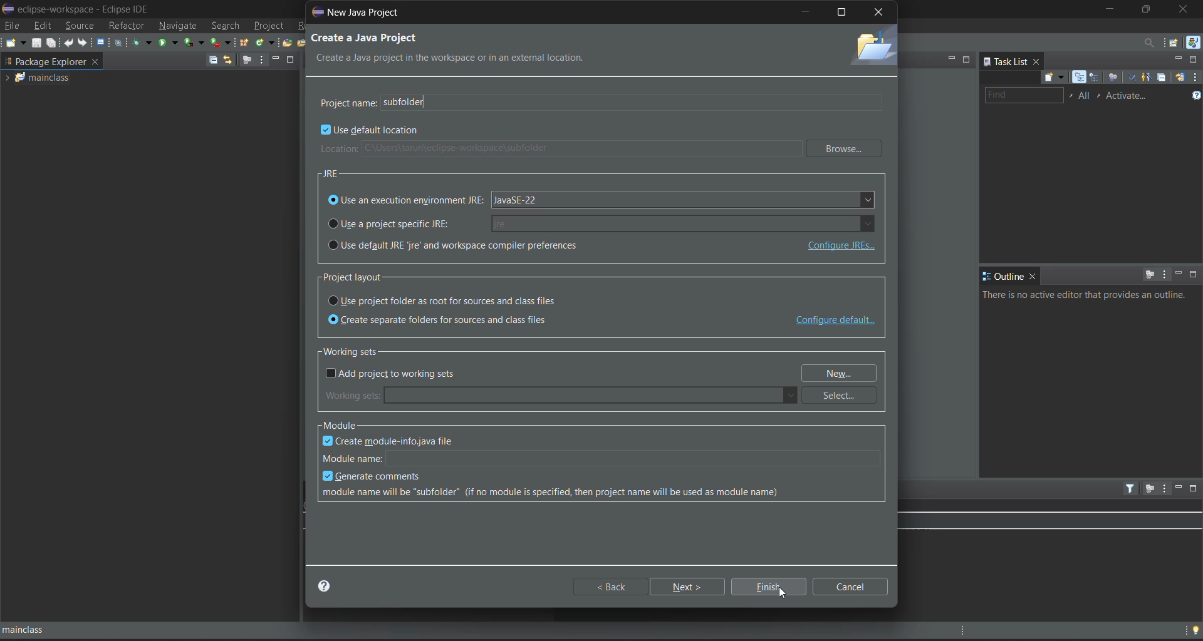 The height and width of the screenshot is (641, 1203). Describe the element at coordinates (1195, 628) in the screenshot. I see `tip of the day` at that location.